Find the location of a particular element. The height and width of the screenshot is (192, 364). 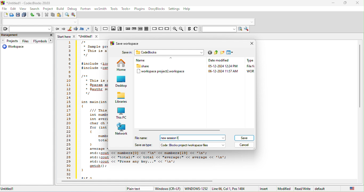

block is located at coordinates (146, 28).